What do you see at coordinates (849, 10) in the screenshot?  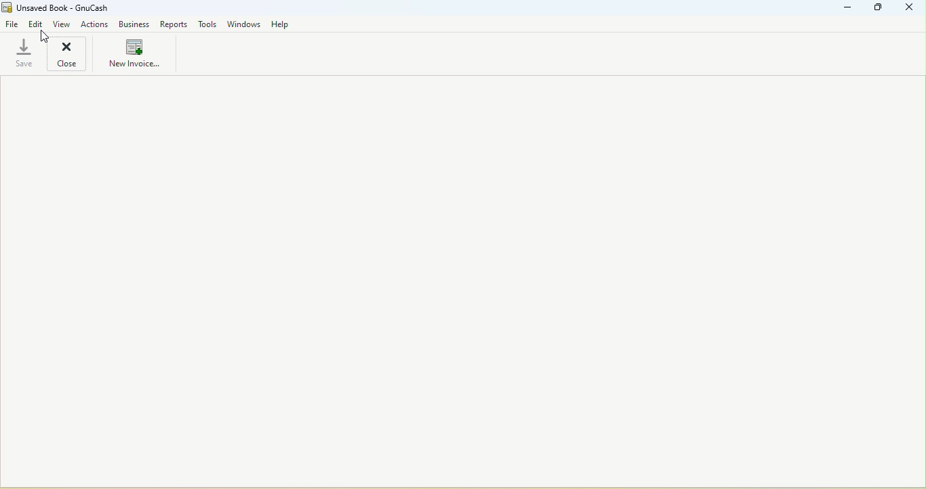 I see `Minimize` at bounding box center [849, 10].